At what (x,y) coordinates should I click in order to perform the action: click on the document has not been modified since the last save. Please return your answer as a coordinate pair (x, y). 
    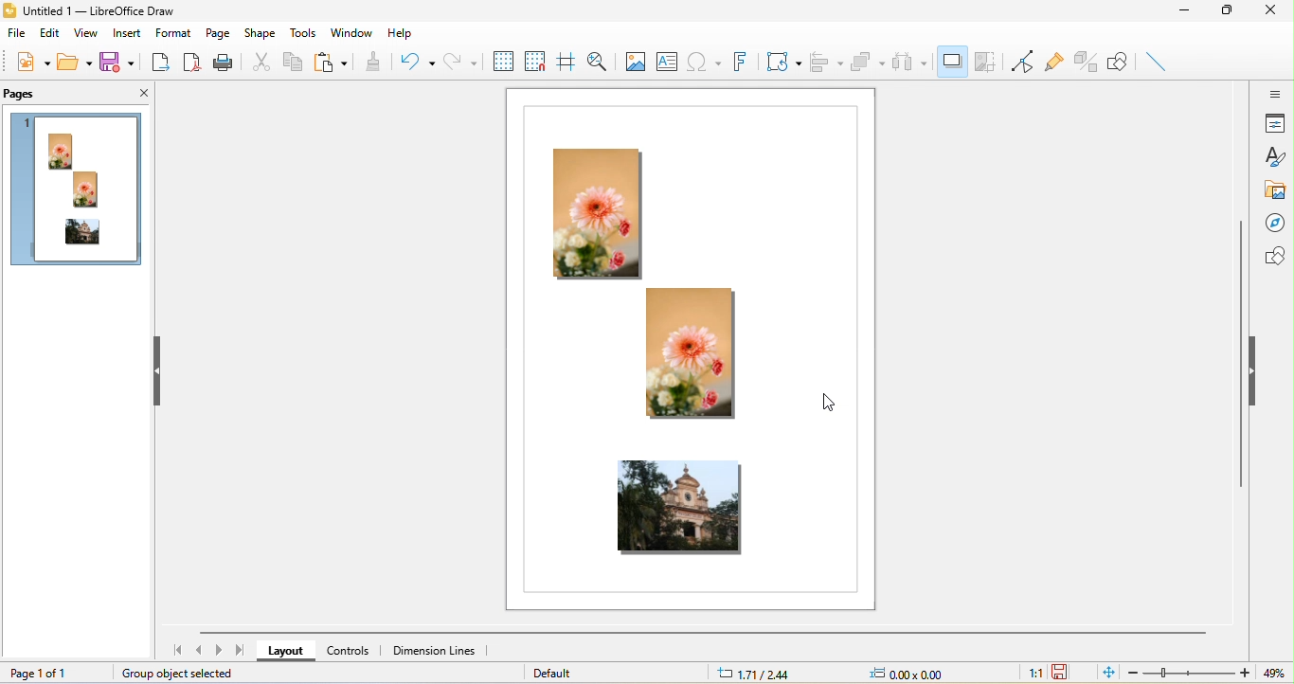
    Looking at the image, I should click on (1067, 672).